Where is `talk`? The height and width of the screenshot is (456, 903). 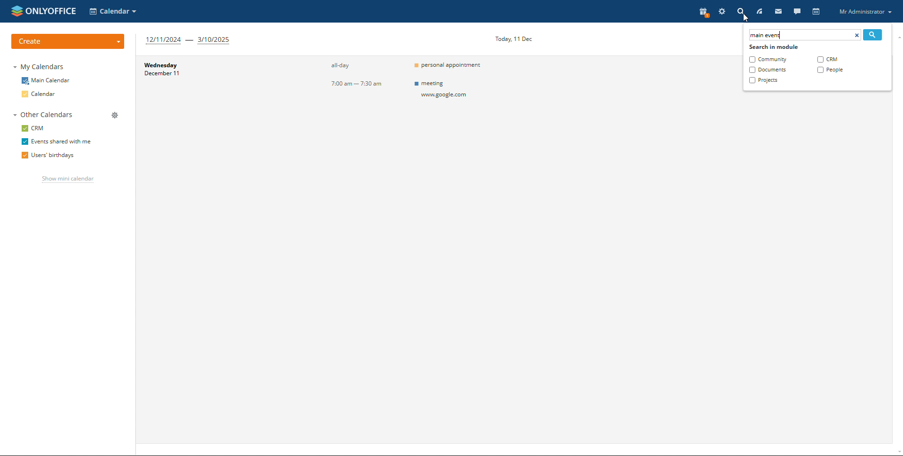 talk is located at coordinates (797, 11).